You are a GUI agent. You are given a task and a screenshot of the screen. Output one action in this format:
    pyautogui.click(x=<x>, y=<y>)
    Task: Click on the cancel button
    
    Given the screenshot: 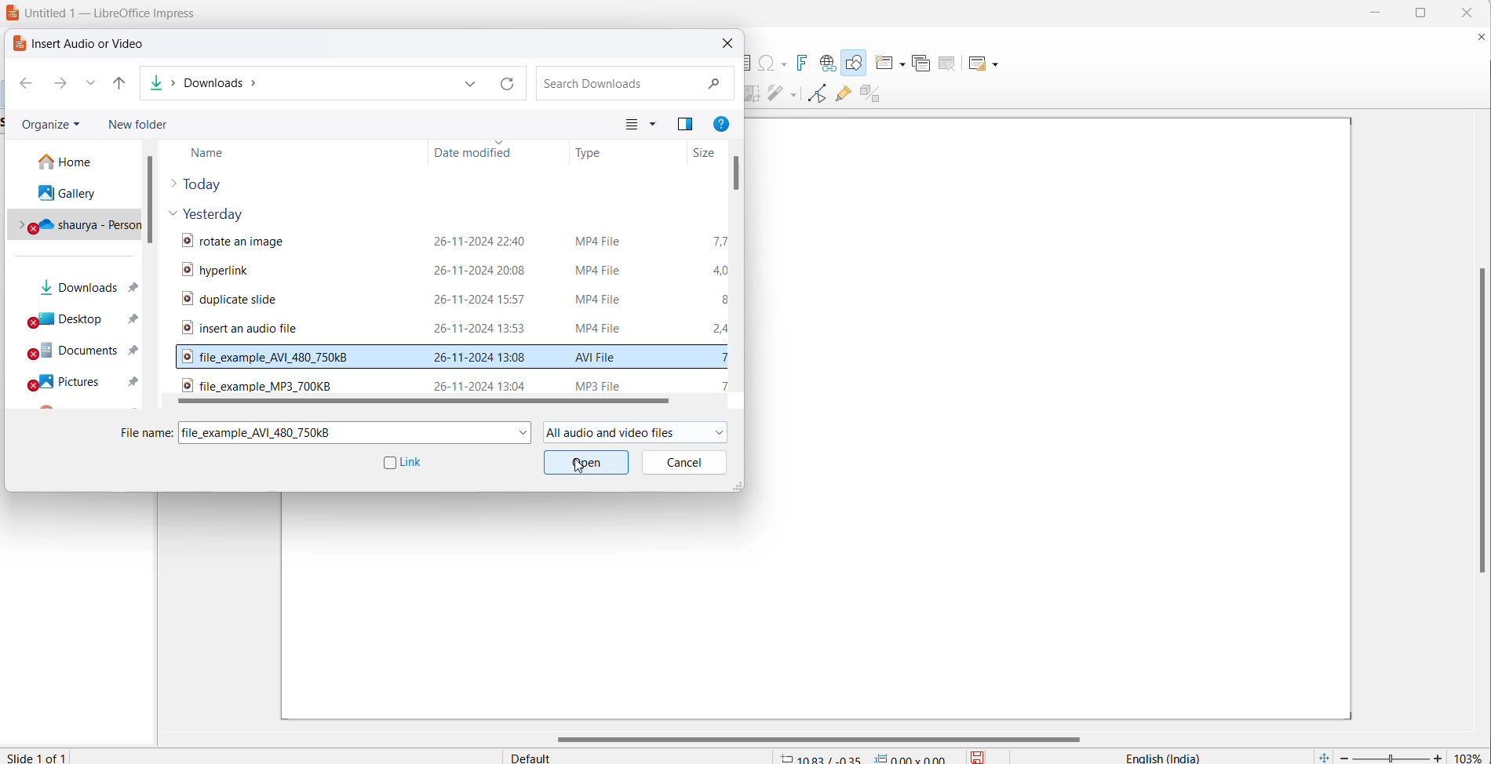 What is the action you would take?
    pyautogui.click(x=684, y=463)
    